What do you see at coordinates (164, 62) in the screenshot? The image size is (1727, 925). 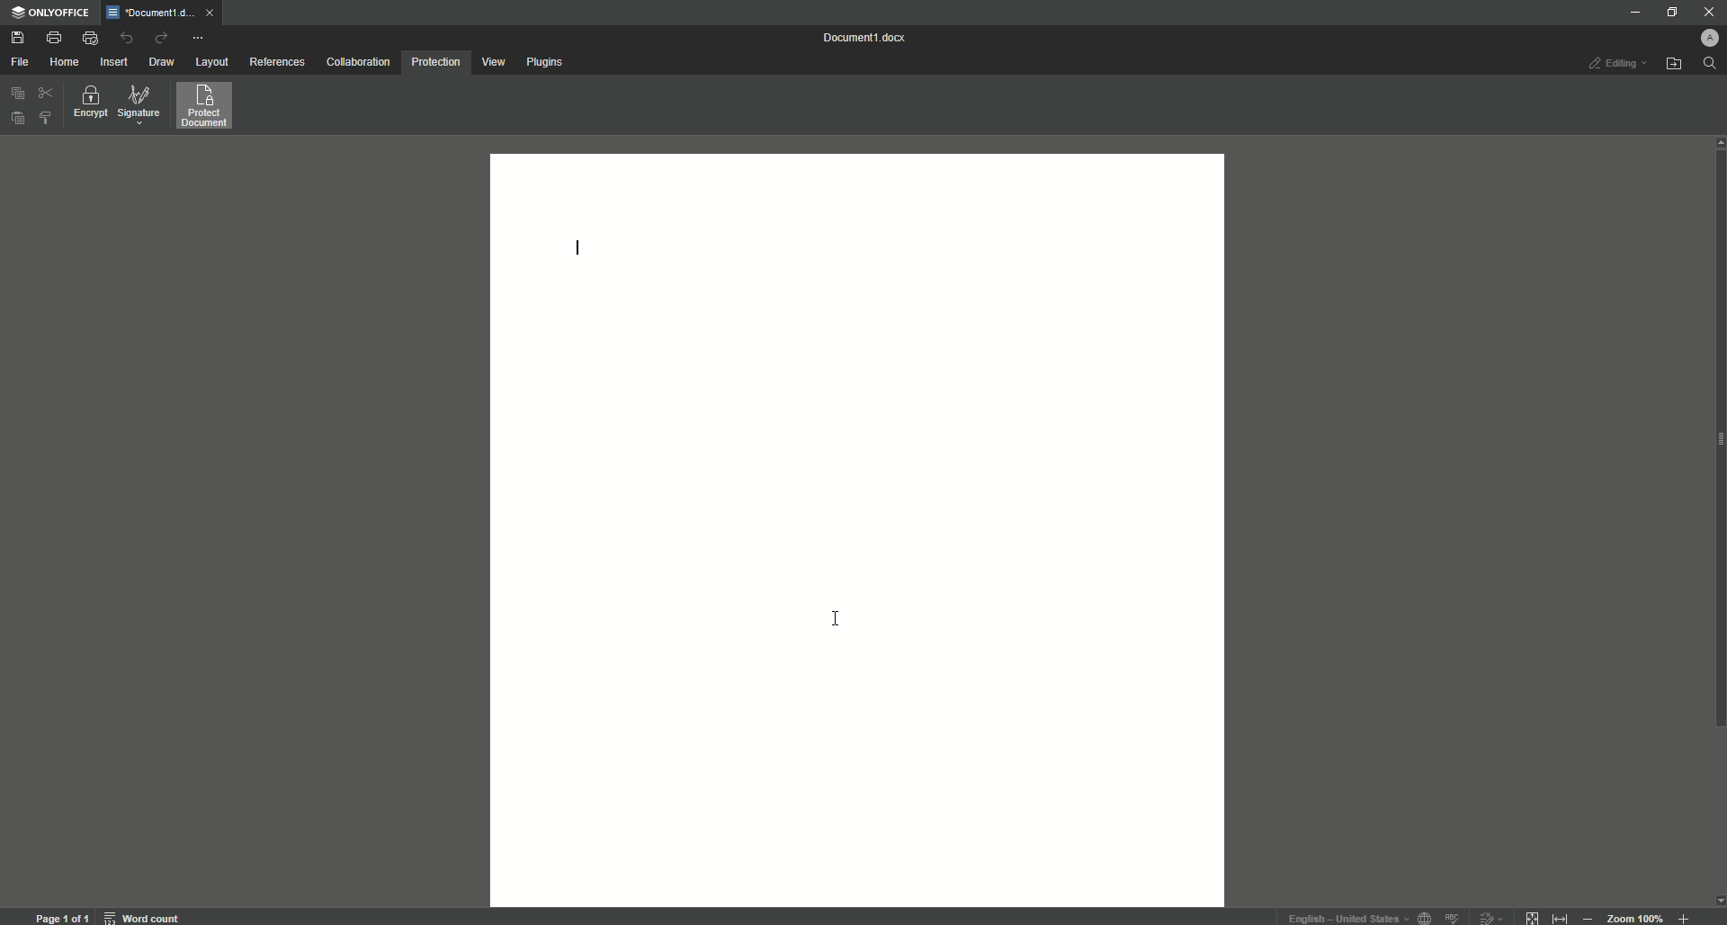 I see `Draw` at bounding box center [164, 62].